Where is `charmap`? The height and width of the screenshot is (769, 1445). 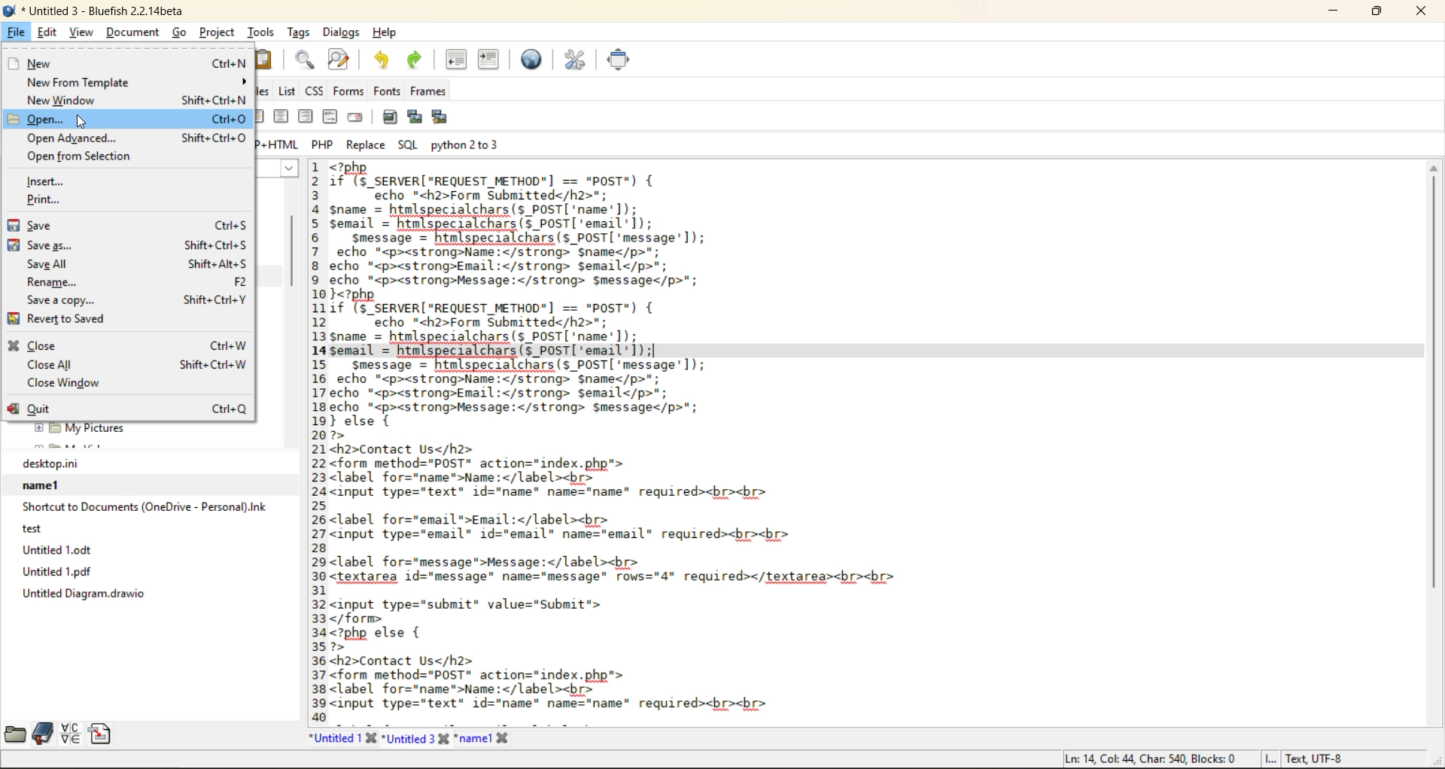
charmap is located at coordinates (73, 734).